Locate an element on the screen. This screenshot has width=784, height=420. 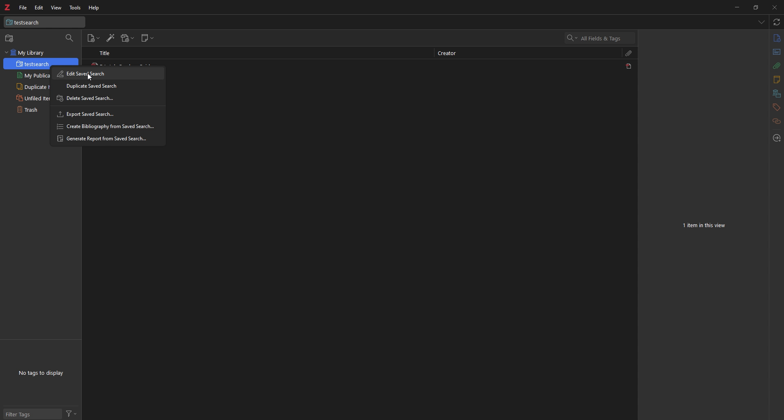
zotero is located at coordinates (7, 7).